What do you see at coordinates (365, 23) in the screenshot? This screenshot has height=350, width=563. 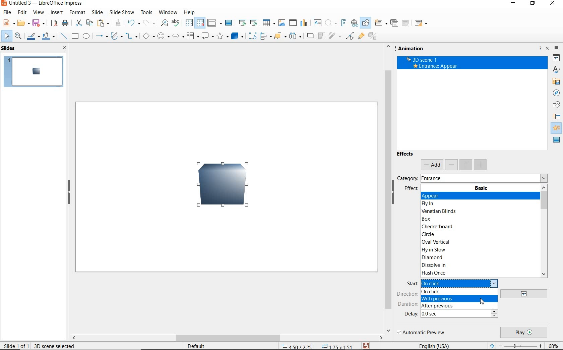 I see `show draw functions` at bounding box center [365, 23].